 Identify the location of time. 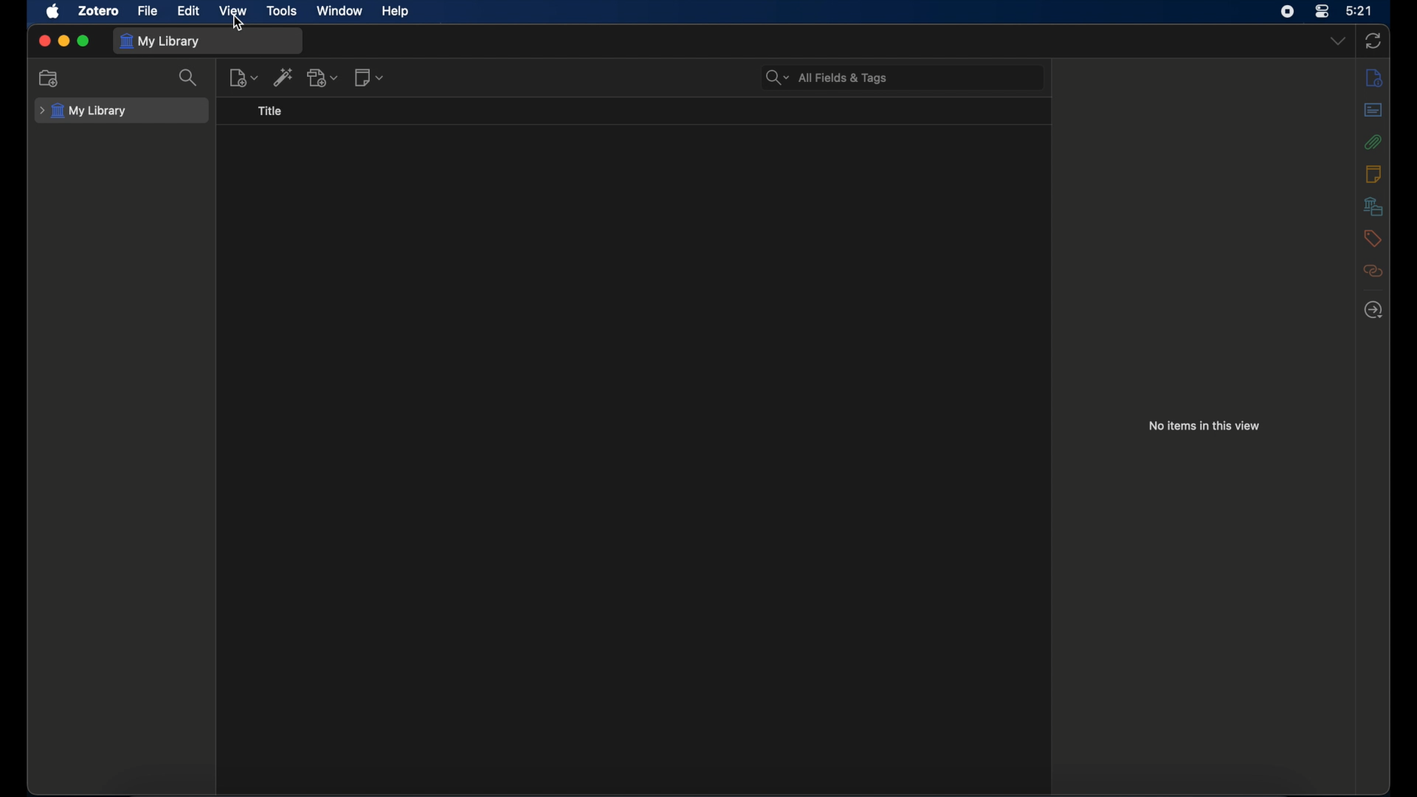
(1359, 11).